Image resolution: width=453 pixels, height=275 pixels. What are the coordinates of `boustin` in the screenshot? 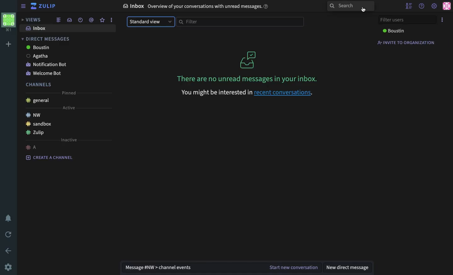 It's located at (37, 48).